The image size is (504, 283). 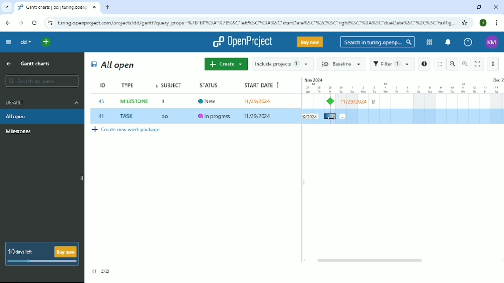 What do you see at coordinates (101, 271) in the screenshot?
I see `(1-2/2)` at bounding box center [101, 271].